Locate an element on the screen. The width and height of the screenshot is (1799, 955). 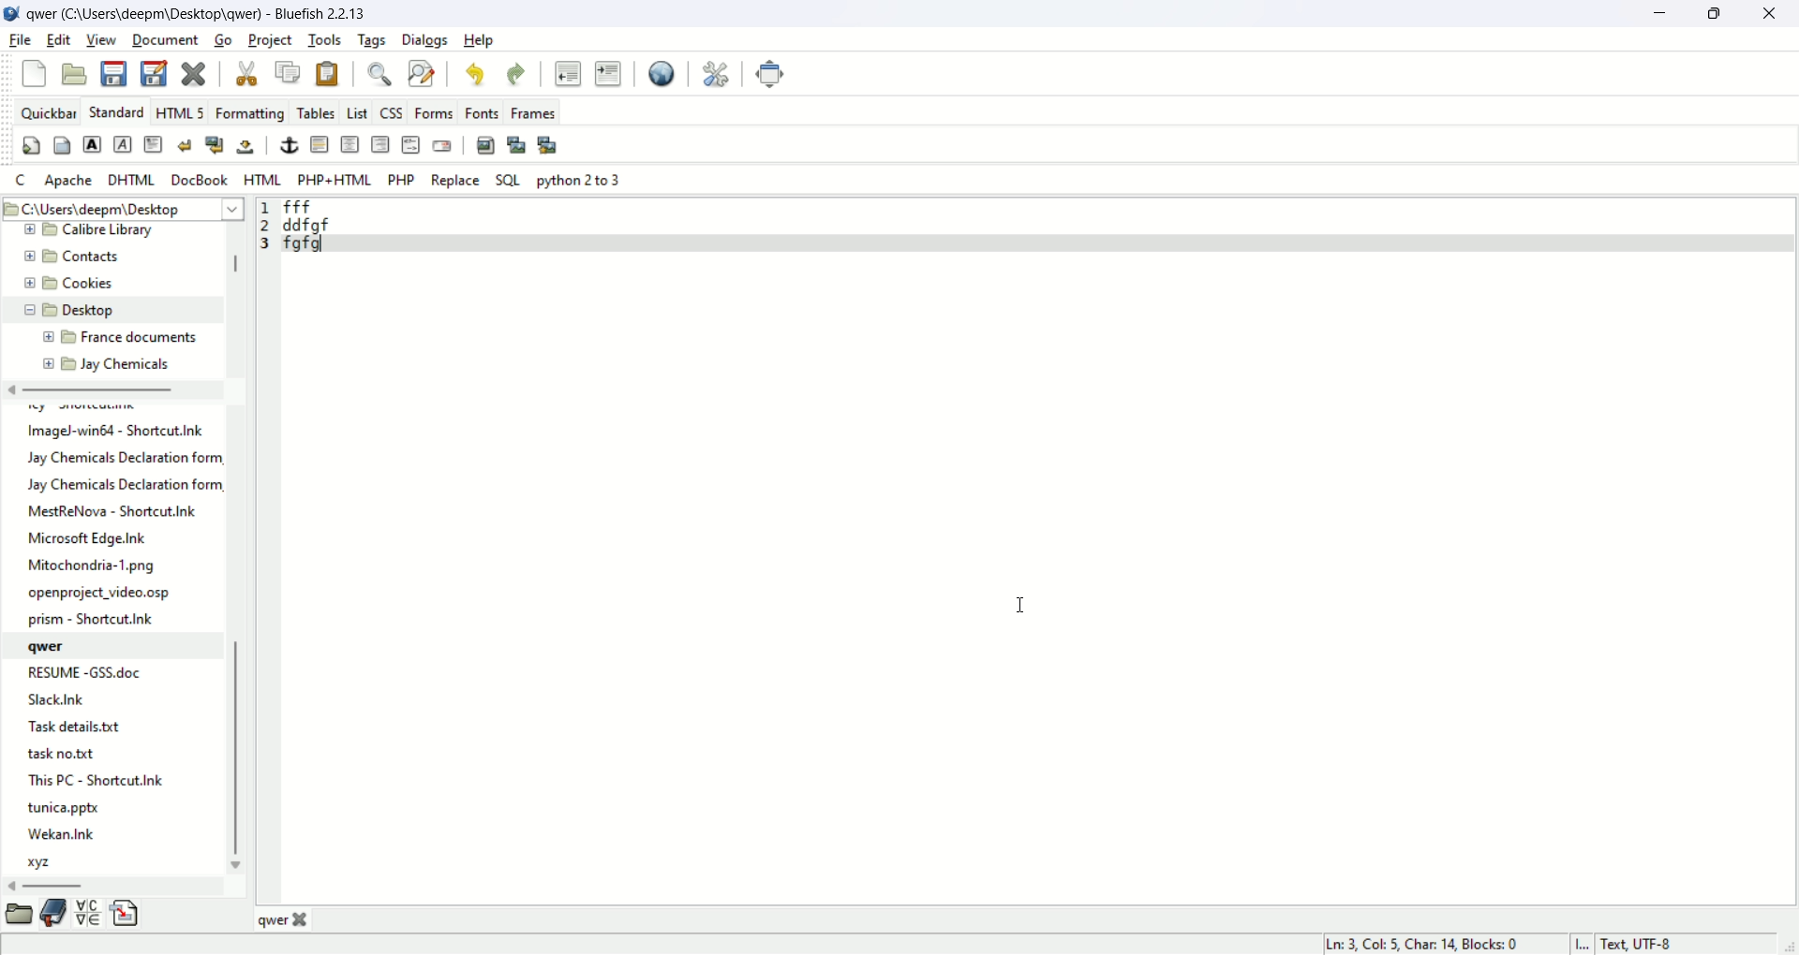
center is located at coordinates (349, 145).